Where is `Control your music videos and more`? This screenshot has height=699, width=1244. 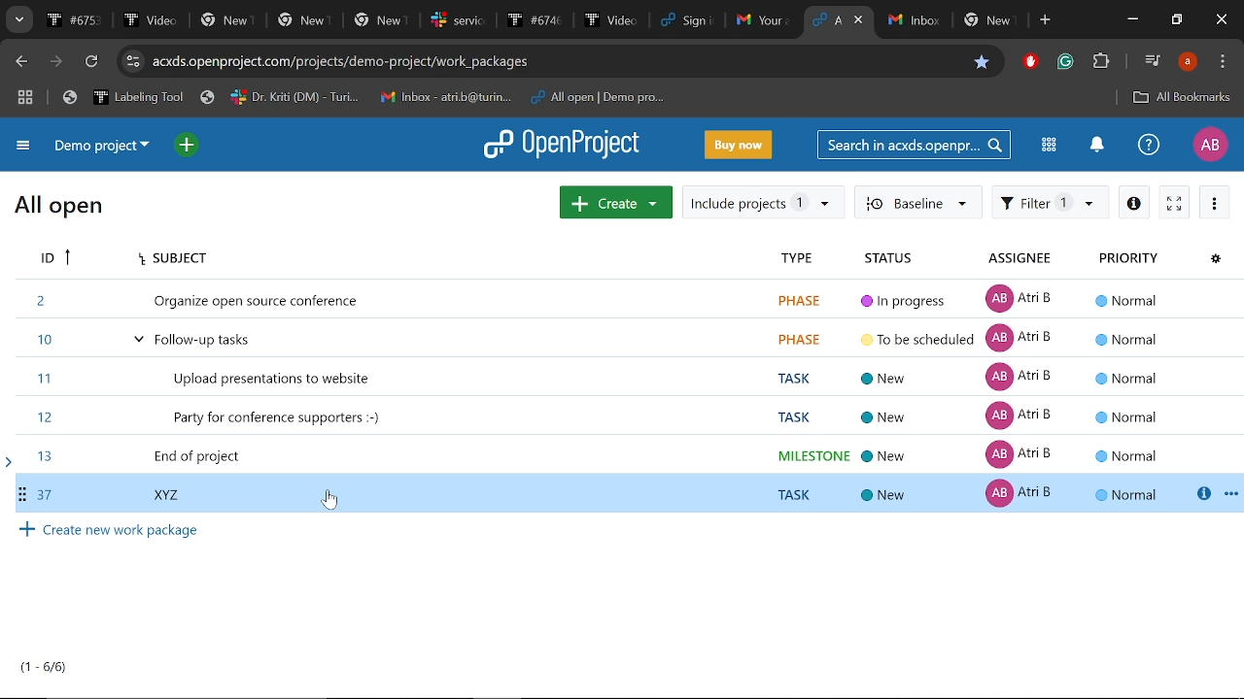
Control your music videos and more is located at coordinates (1153, 59).